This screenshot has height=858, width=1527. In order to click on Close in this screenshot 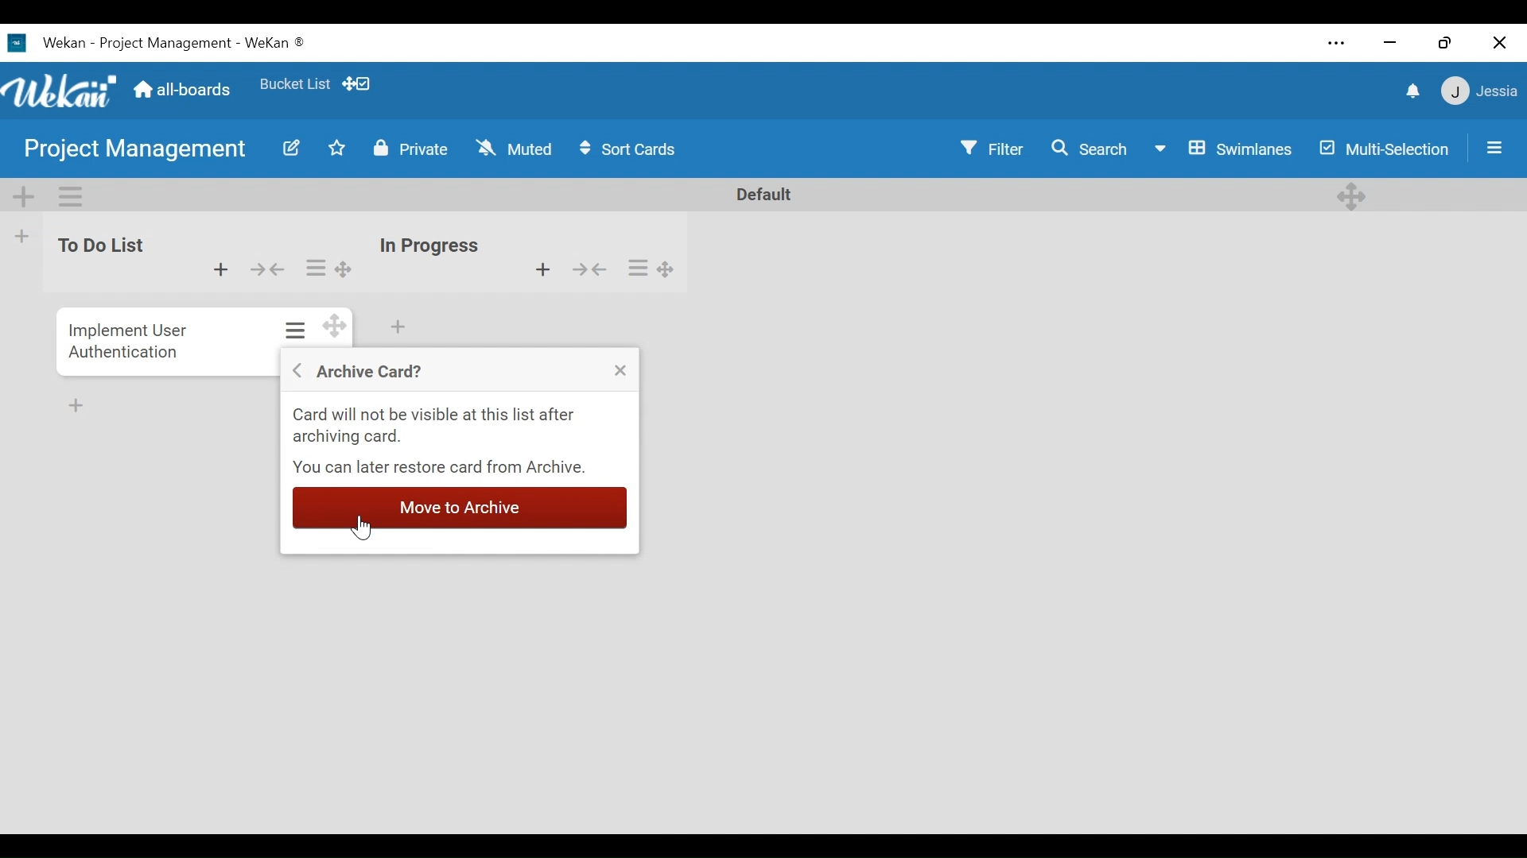, I will do `click(1502, 42)`.